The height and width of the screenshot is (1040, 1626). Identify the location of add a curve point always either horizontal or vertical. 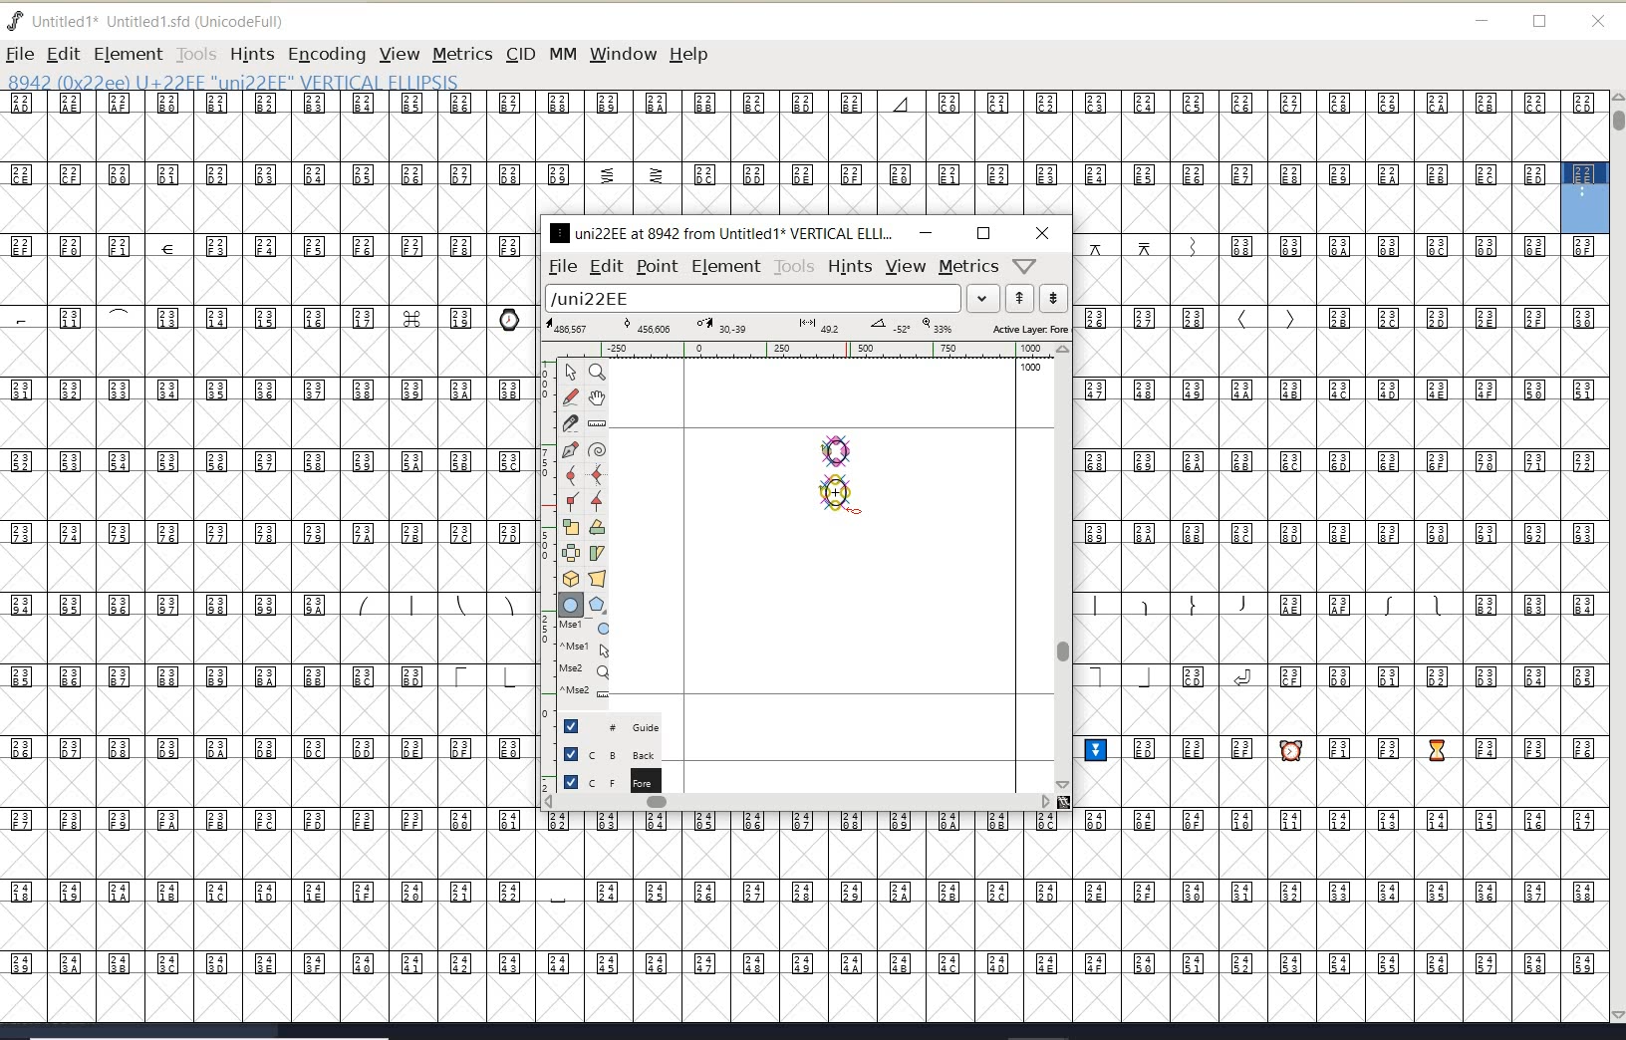
(595, 474).